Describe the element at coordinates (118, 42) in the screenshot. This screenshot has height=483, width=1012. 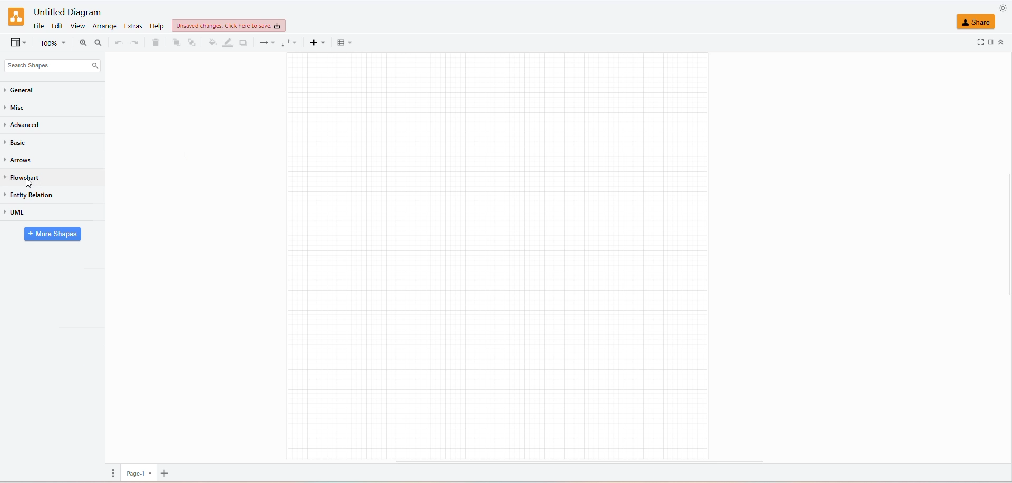
I see `REDO` at that location.